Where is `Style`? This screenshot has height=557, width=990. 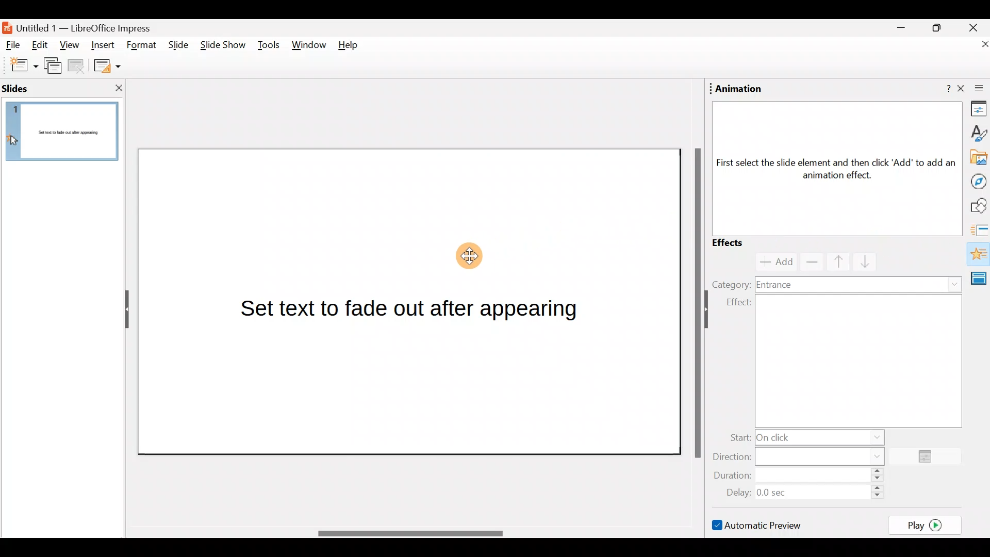 Style is located at coordinates (978, 133).